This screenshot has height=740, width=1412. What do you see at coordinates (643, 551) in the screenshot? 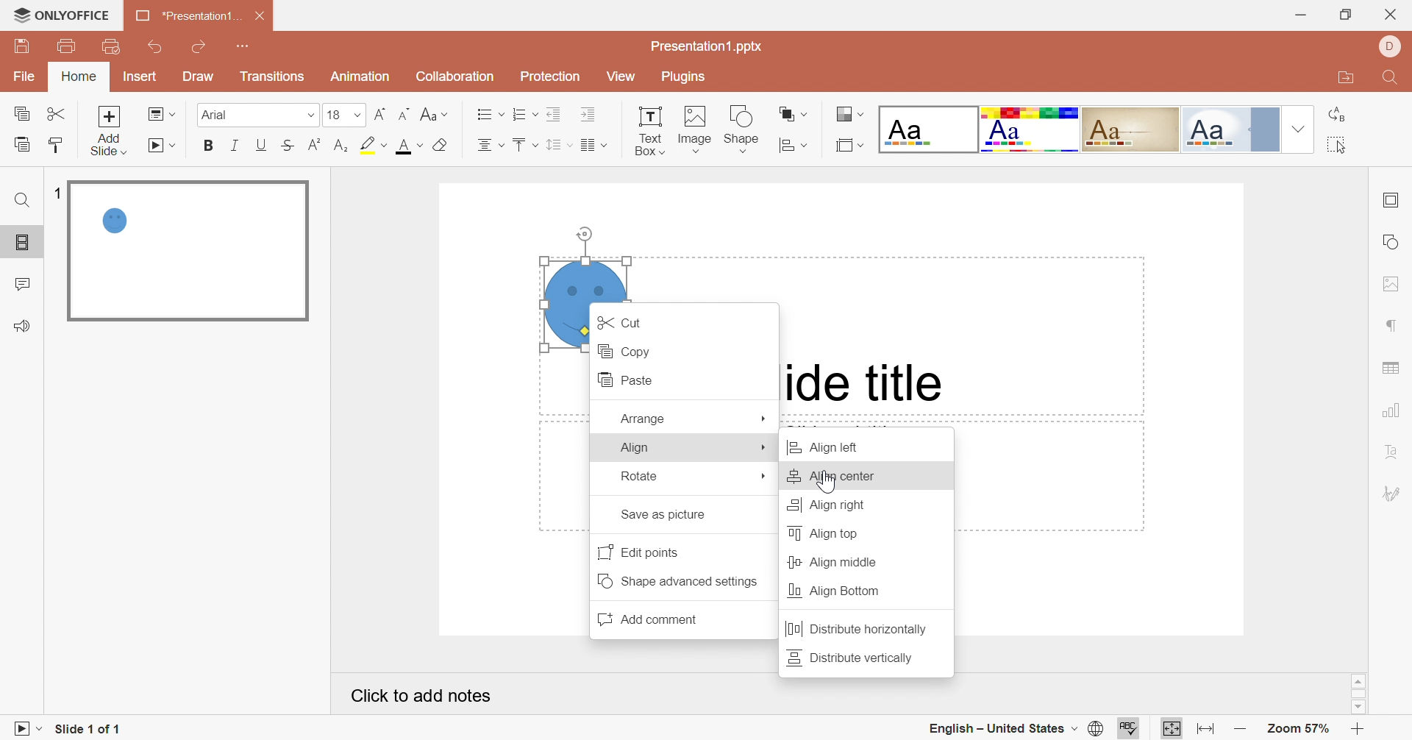
I see `Edit points` at bounding box center [643, 551].